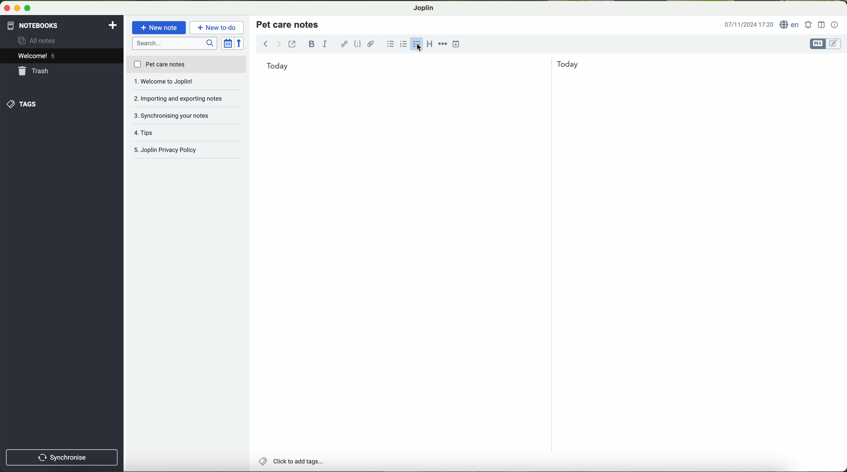 The height and width of the screenshot is (472, 847). Describe the element at coordinates (324, 44) in the screenshot. I see `italic` at that location.